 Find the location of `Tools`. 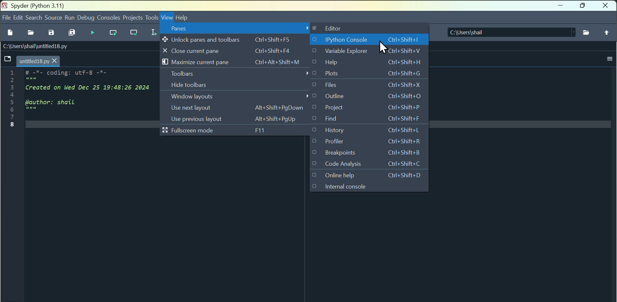

Tools is located at coordinates (152, 18).